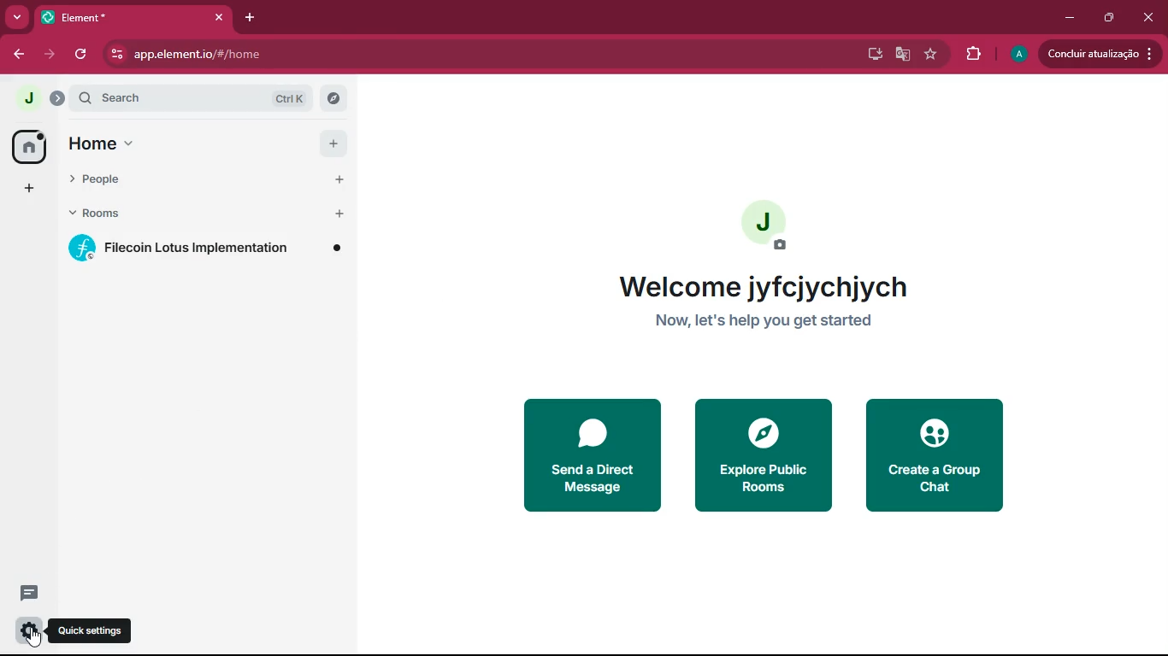 Image resolution: width=1168 pixels, height=656 pixels. What do you see at coordinates (202, 97) in the screenshot?
I see `search` at bounding box center [202, 97].